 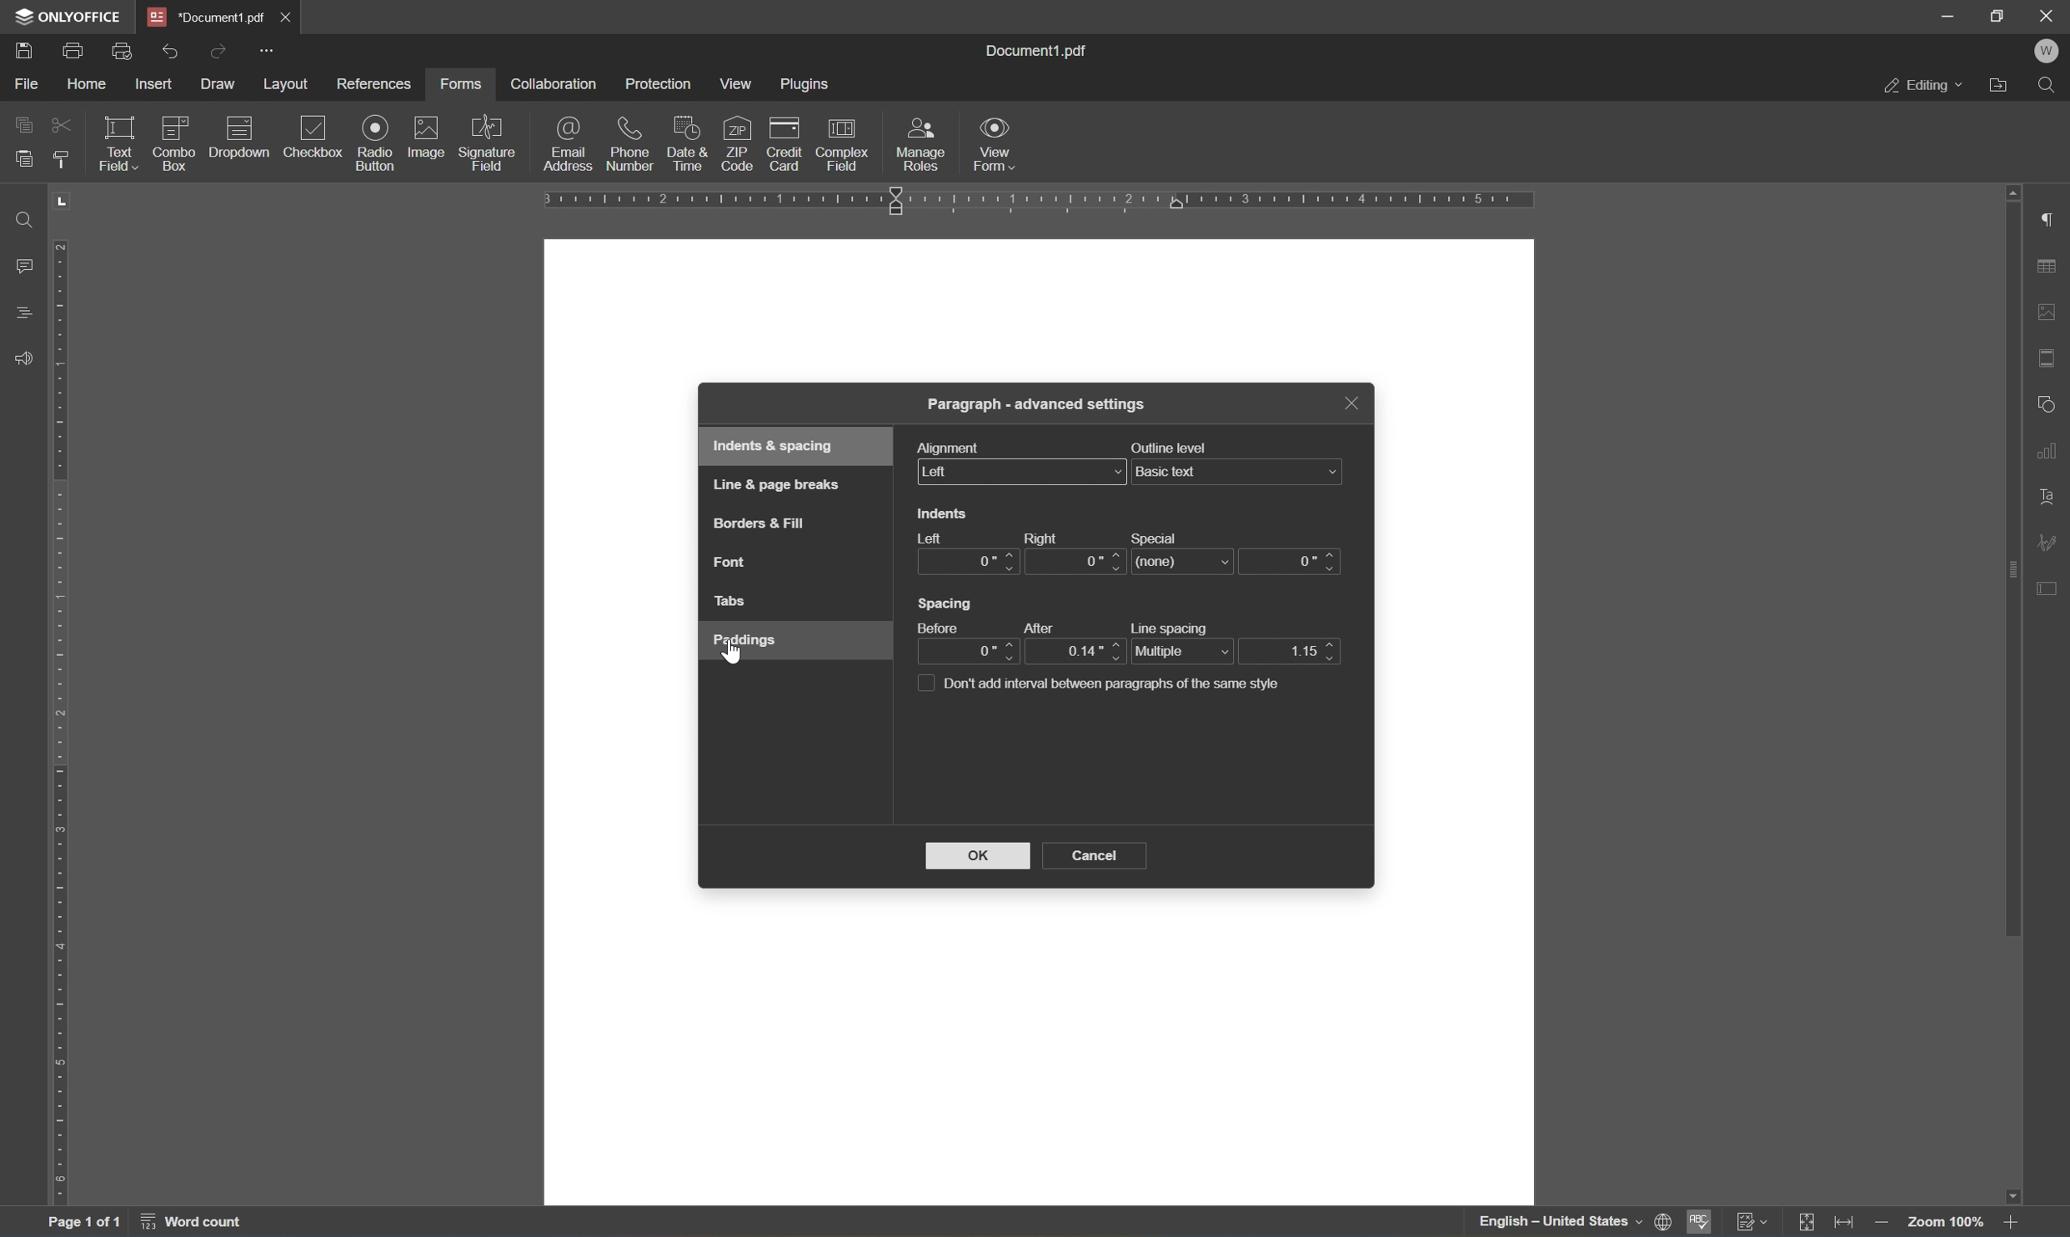 What do you see at coordinates (155, 83) in the screenshot?
I see `insert` at bounding box center [155, 83].